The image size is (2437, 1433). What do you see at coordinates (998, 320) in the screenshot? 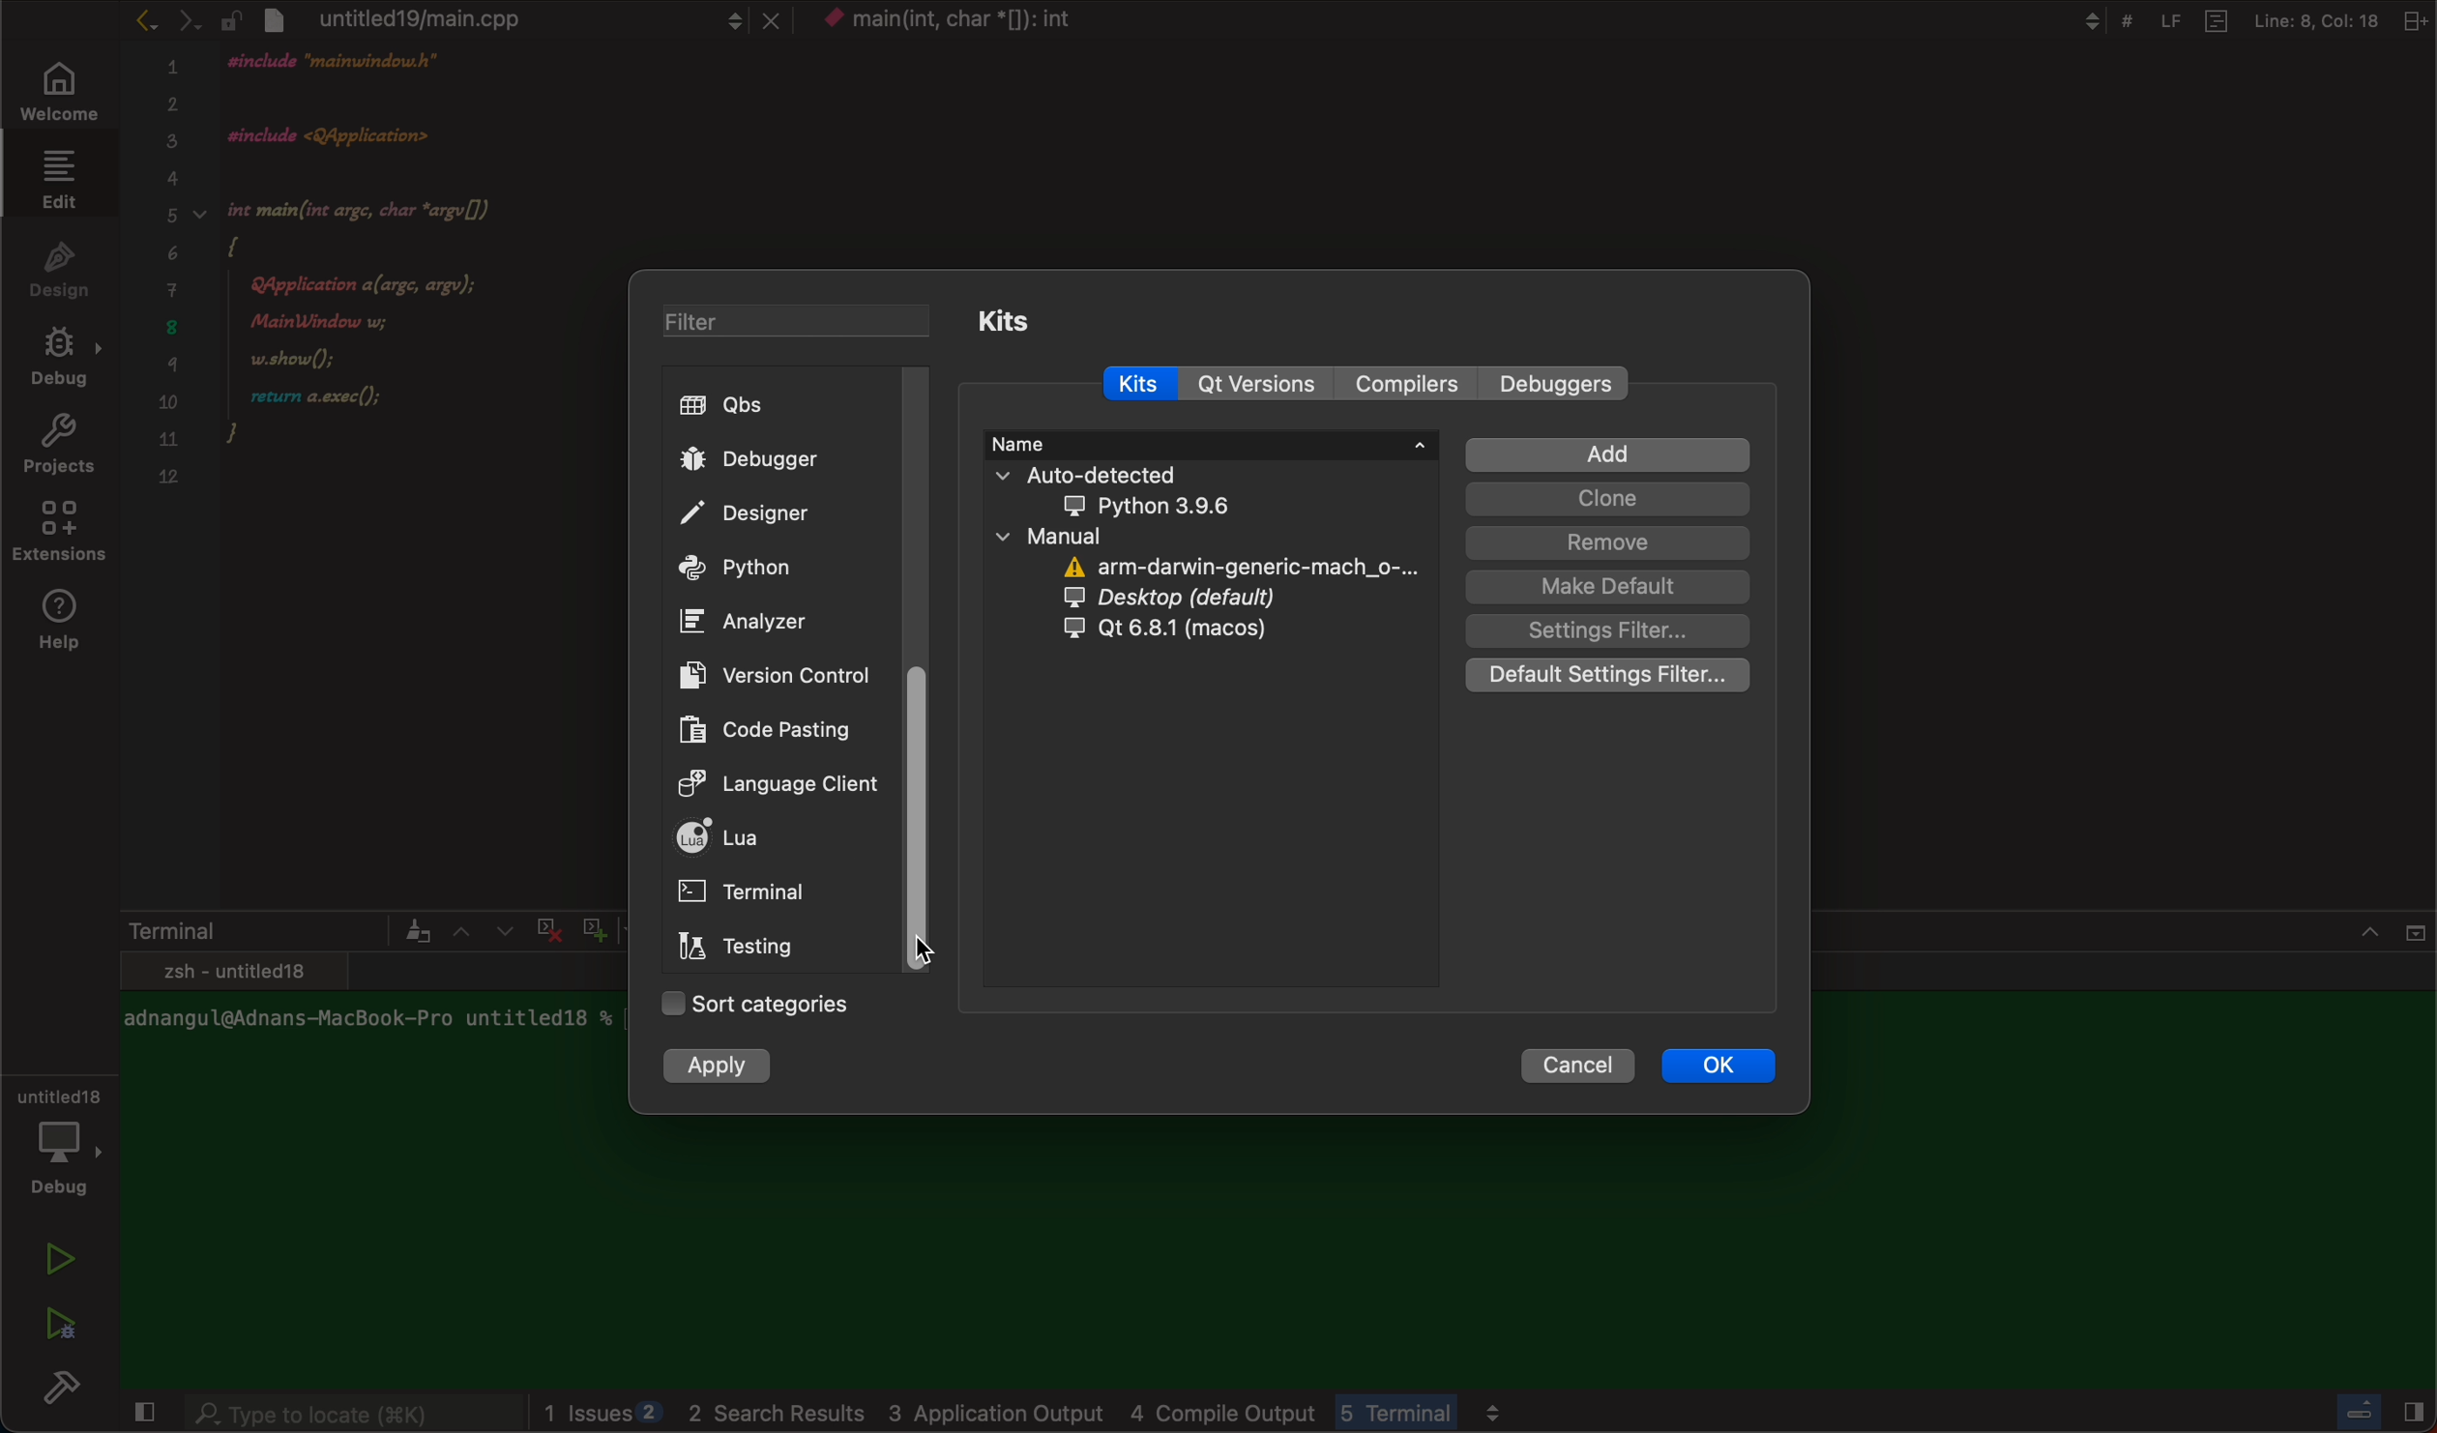
I see `kits` at bounding box center [998, 320].